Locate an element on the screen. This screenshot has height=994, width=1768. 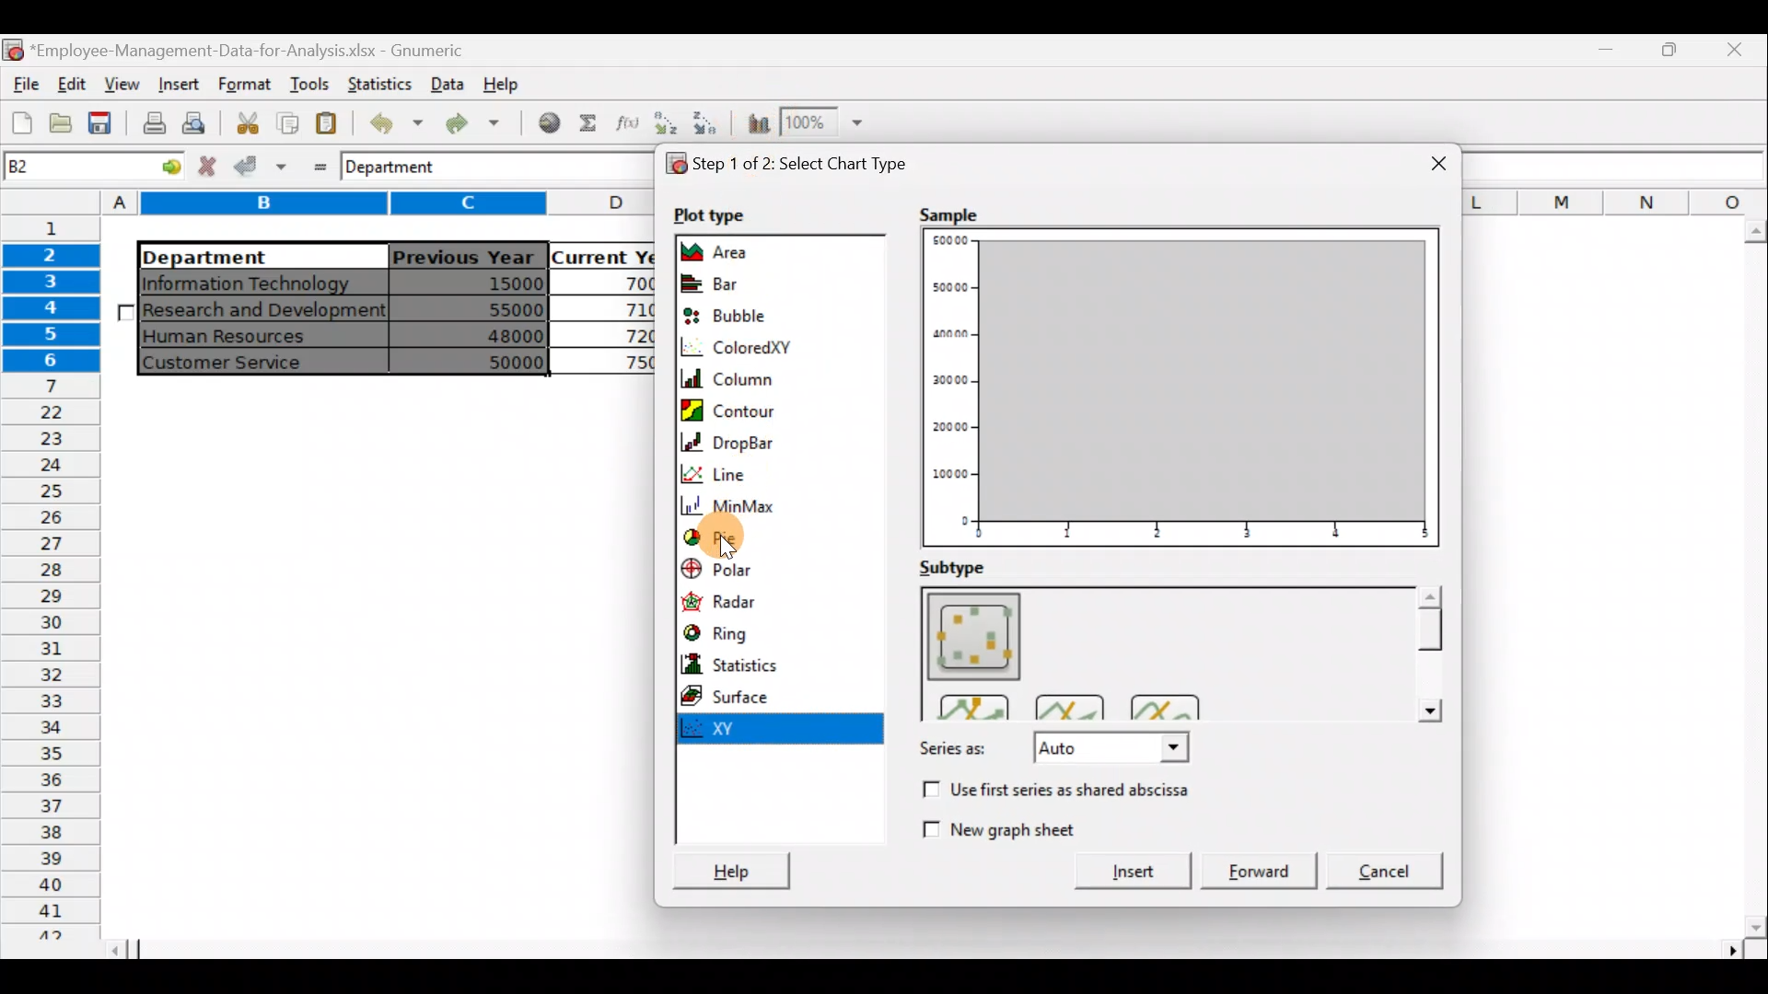
Save the current workbook is located at coordinates (101, 124).